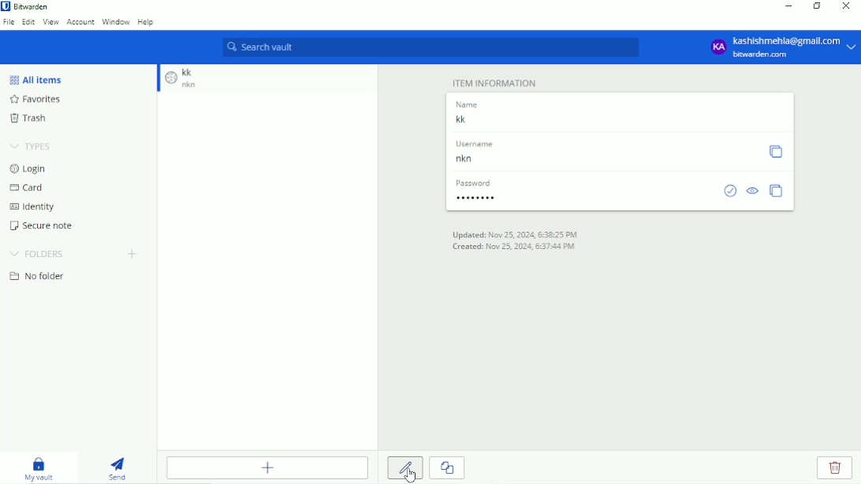  Describe the element at coordinates (43, 226) in the screenshot. I see `Secure note` at that location.